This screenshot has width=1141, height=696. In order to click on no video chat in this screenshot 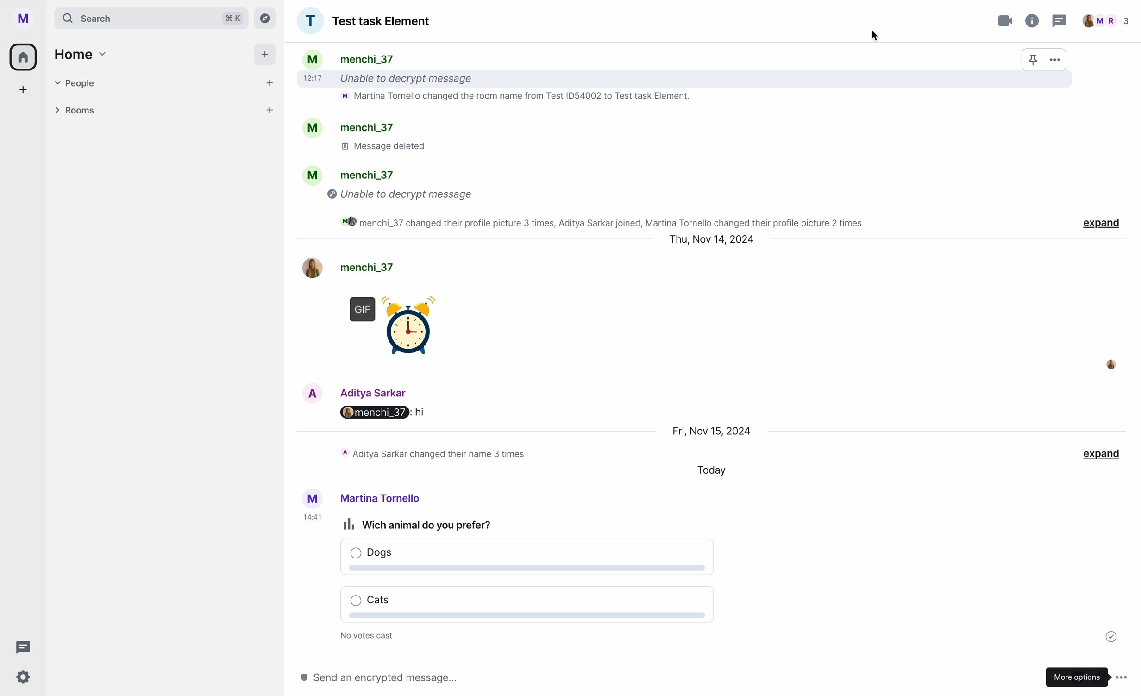, I will do `click(370, 636)`.